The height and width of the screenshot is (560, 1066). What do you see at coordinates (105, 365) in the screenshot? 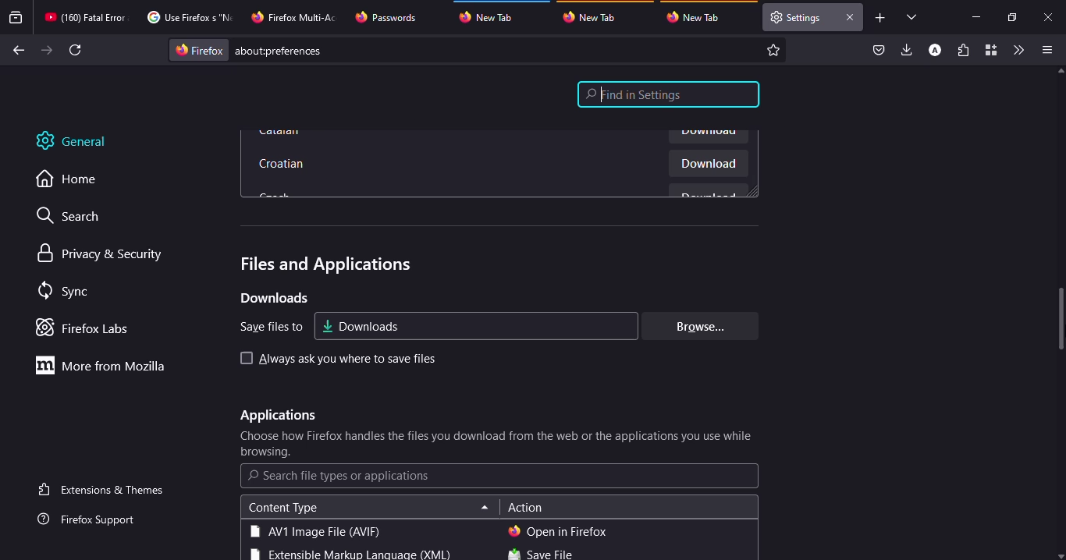
I see `more` at bounding box center [105, 365].